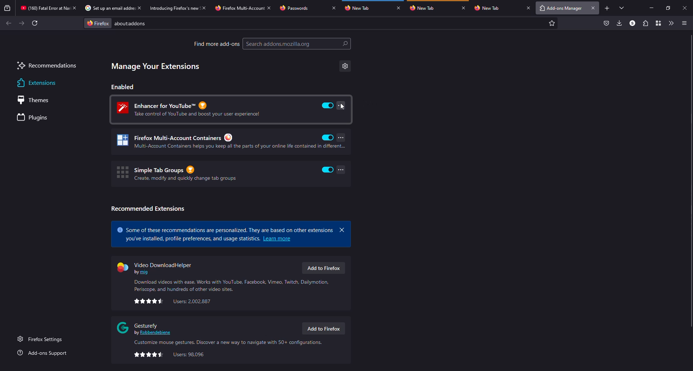 Image resolution: width=693 pixels, height=371 pixels. Describe the element at coordinates (607, 23) in the screenshot. I see `save to packet` at that location.